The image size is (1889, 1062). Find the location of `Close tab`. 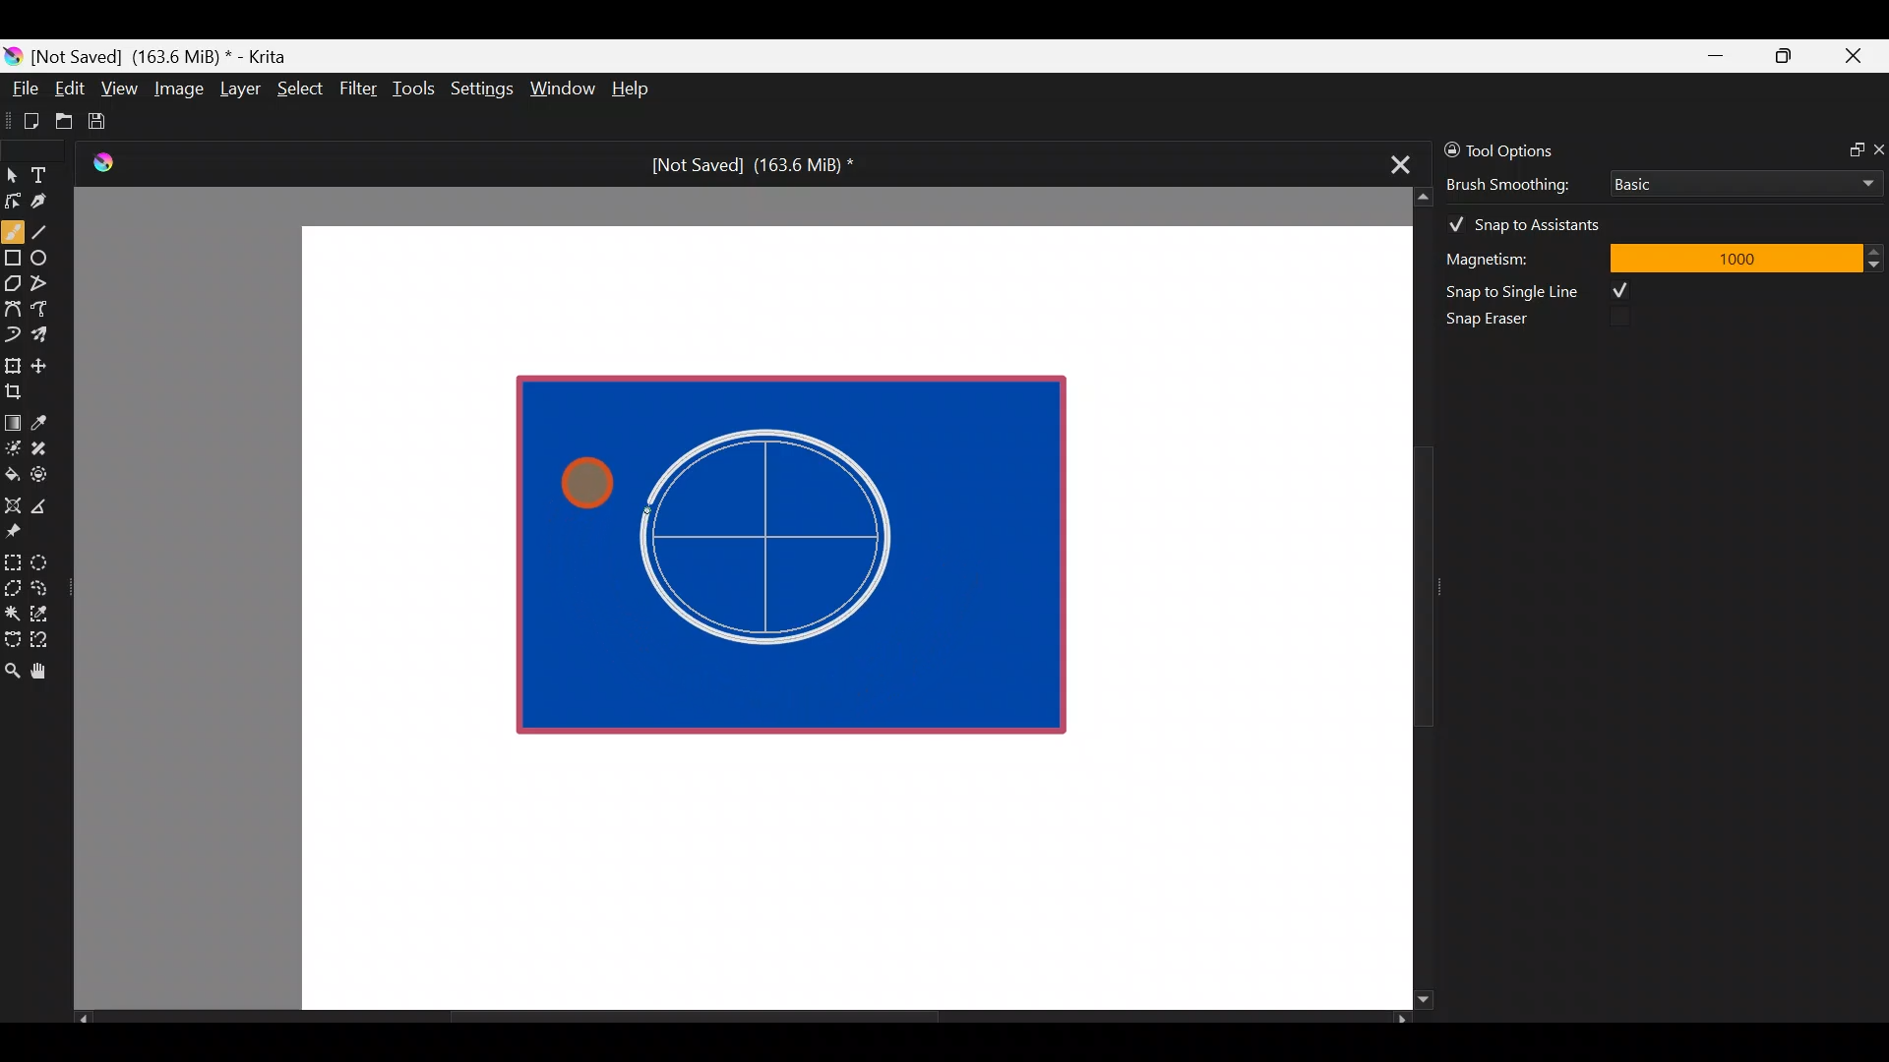

Close tab is located at coordinates (1394, 161).